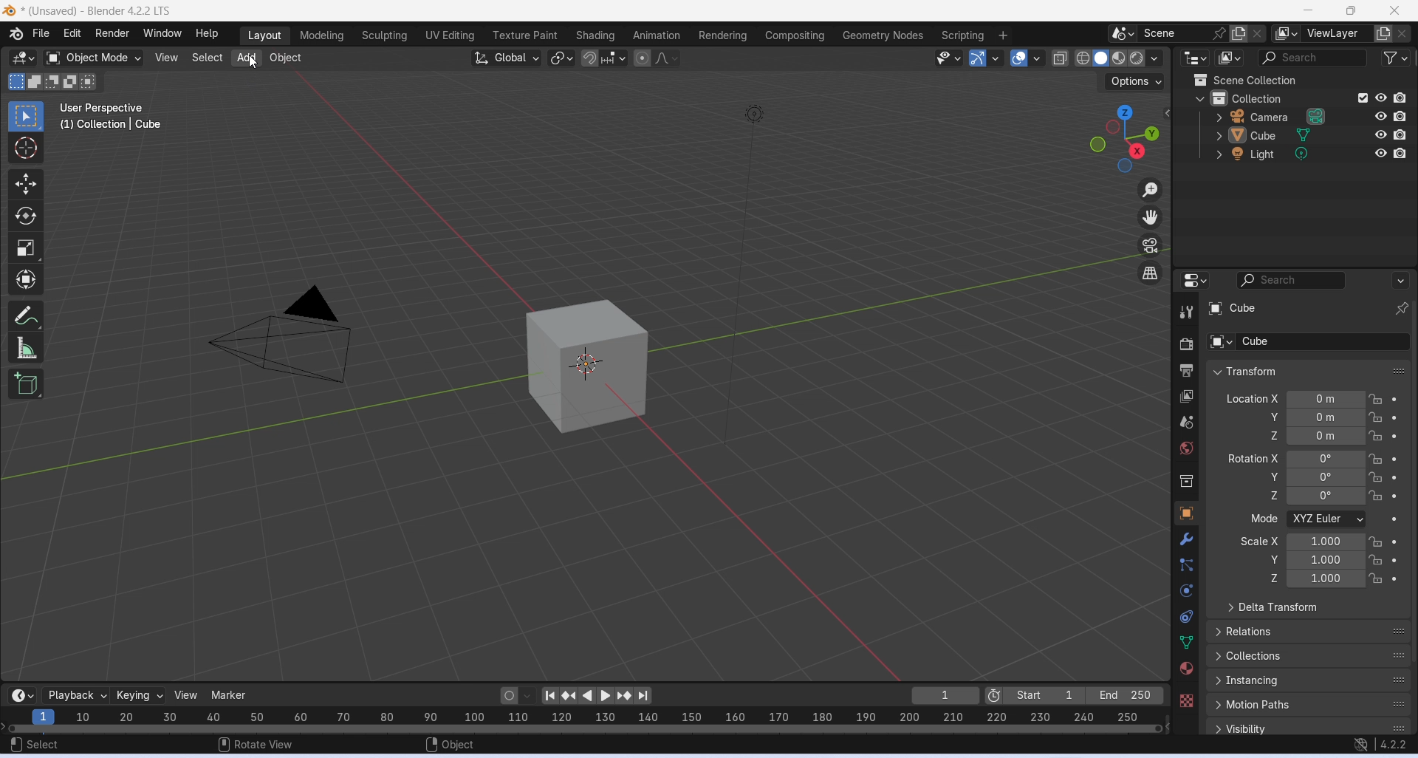 This screenshot has height=758, width=1418. Describe the element at coordinates (112, 33) in the screenshot. I see `Render` at that location.